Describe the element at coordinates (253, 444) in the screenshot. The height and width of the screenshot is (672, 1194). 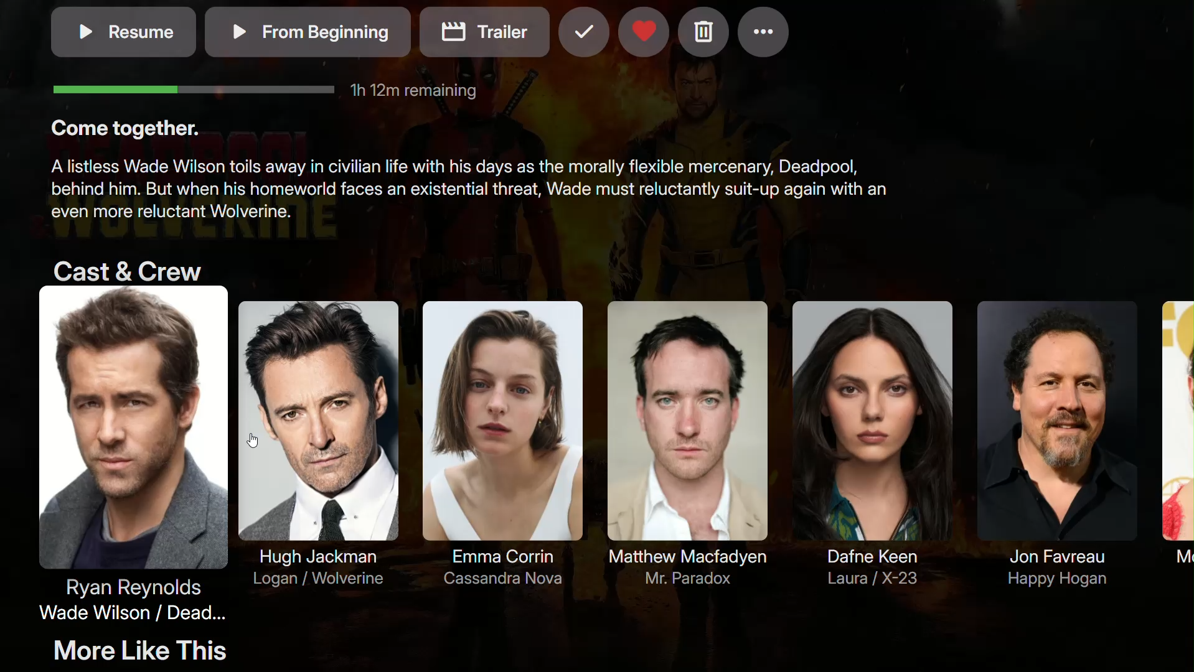
I see `cursor` at that location.